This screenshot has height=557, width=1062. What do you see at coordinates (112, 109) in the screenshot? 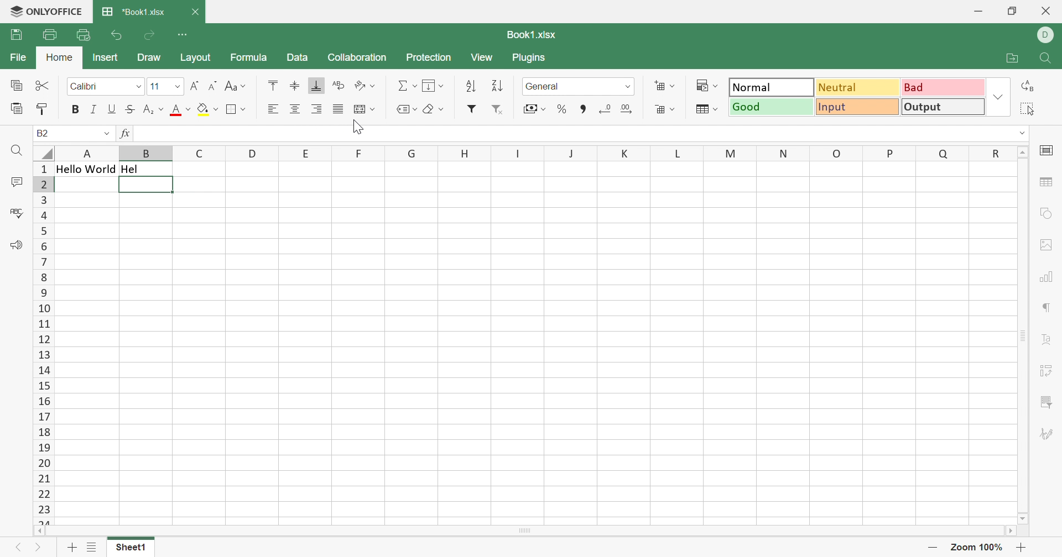
I see `Underline` at bounding box center [112, 109].